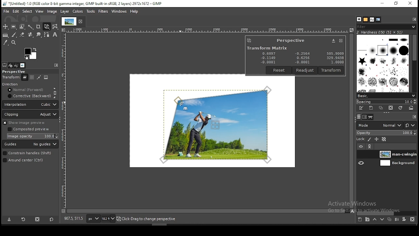  What do you see at coordinates (387, 125) in the screenshot?
I see `blend mode` at bounding box center [387, 125].